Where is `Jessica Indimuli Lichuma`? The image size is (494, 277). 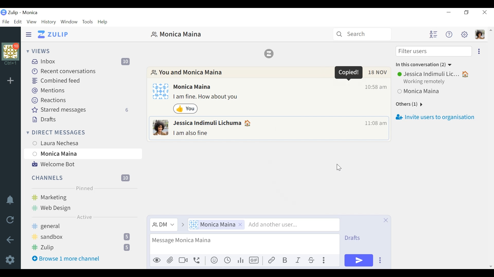
Jessica Indimuli Lichuma is located at coordinates (214, 123).